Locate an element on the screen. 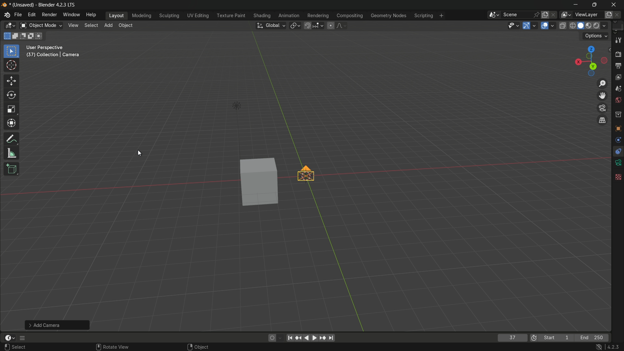  remove view layer is located at coordinates (619, 15).